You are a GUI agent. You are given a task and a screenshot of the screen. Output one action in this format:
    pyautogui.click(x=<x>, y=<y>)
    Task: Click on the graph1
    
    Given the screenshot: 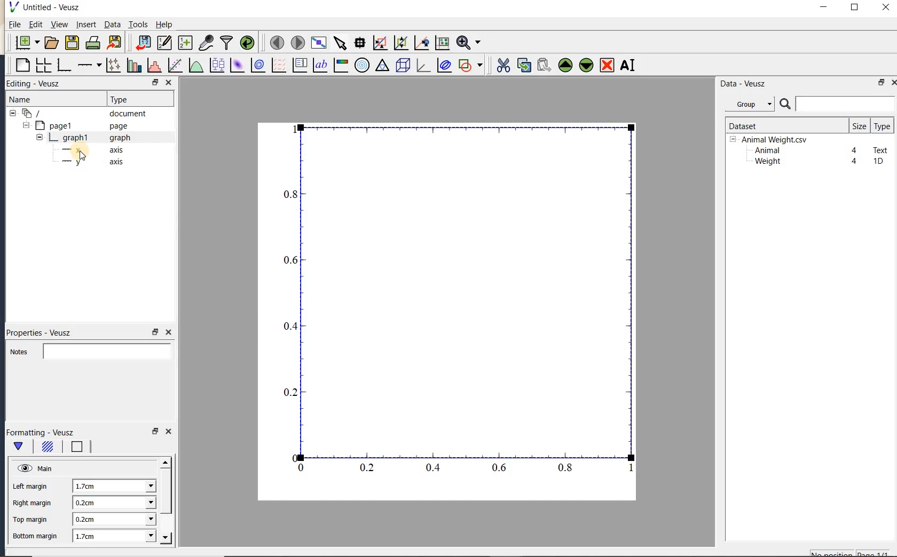 What is the action you would take?
    pyautogui.click(x=78, y=139)
    